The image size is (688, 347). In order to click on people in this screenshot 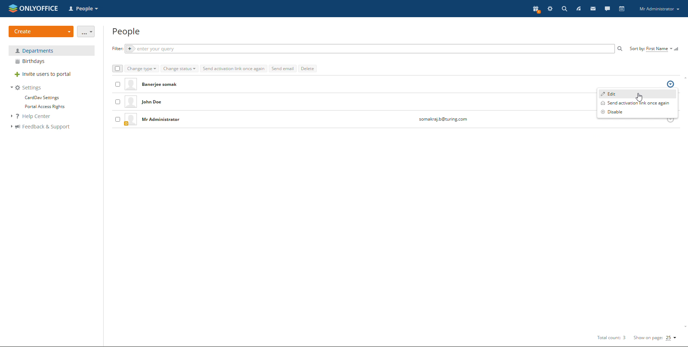, I will do `click(127, 32)`.